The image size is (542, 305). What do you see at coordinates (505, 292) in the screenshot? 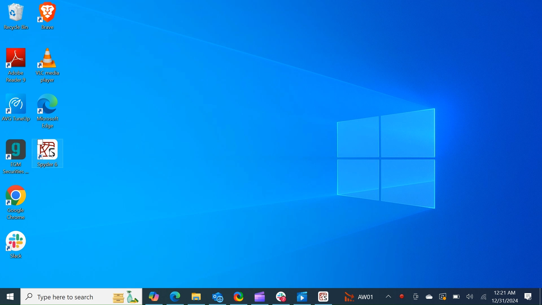
I see `12:21 am` at bounding box center [505, 292].